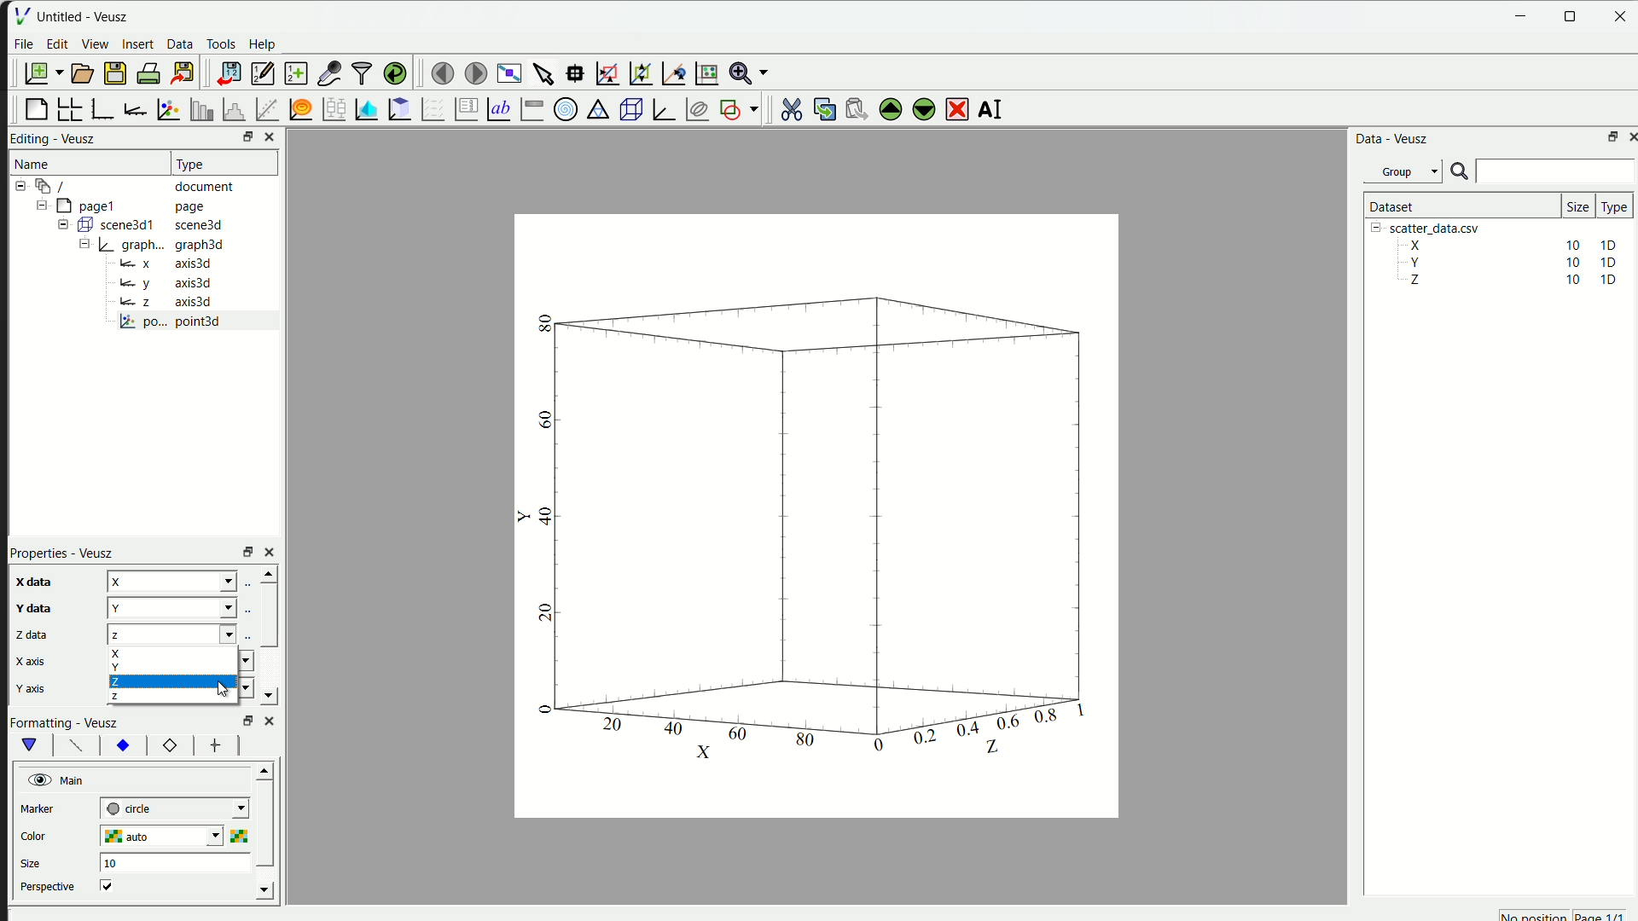  Describe the element at coordinates (137, 45) in the screenshot. I see `insert` at that location.